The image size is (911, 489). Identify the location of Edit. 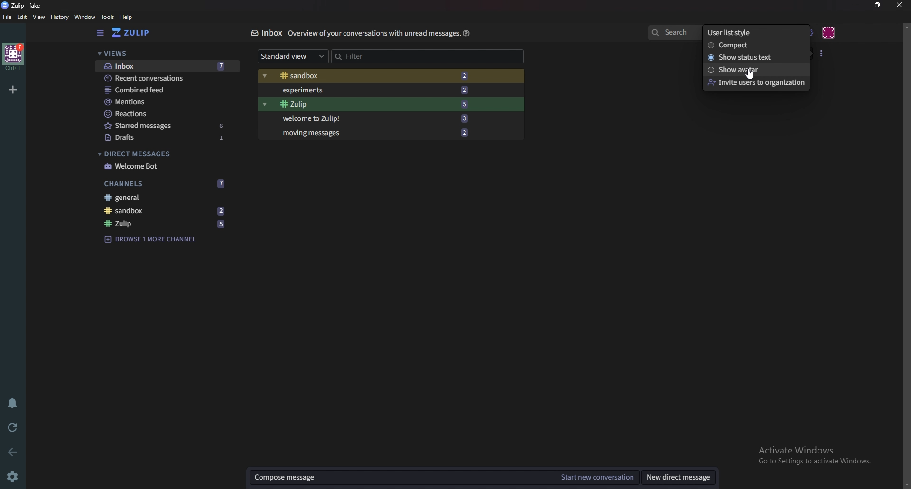
(23, 17).